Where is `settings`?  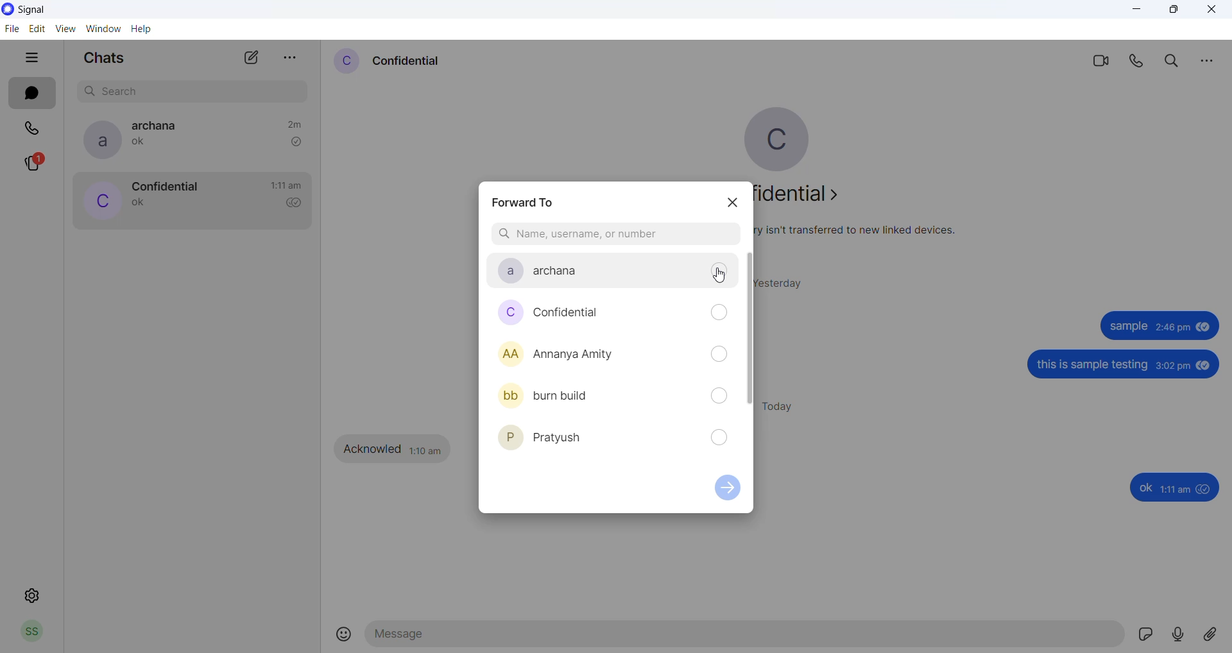 settings is located at coordinates (32, 596).